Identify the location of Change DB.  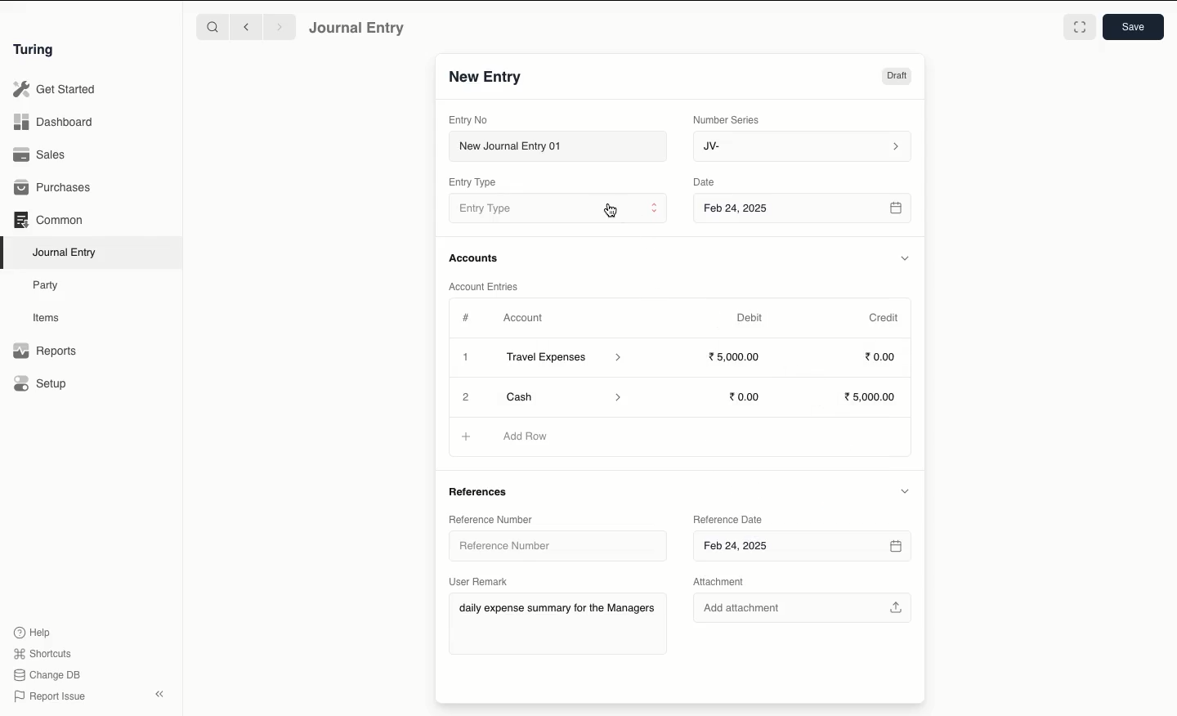
(47, 675).